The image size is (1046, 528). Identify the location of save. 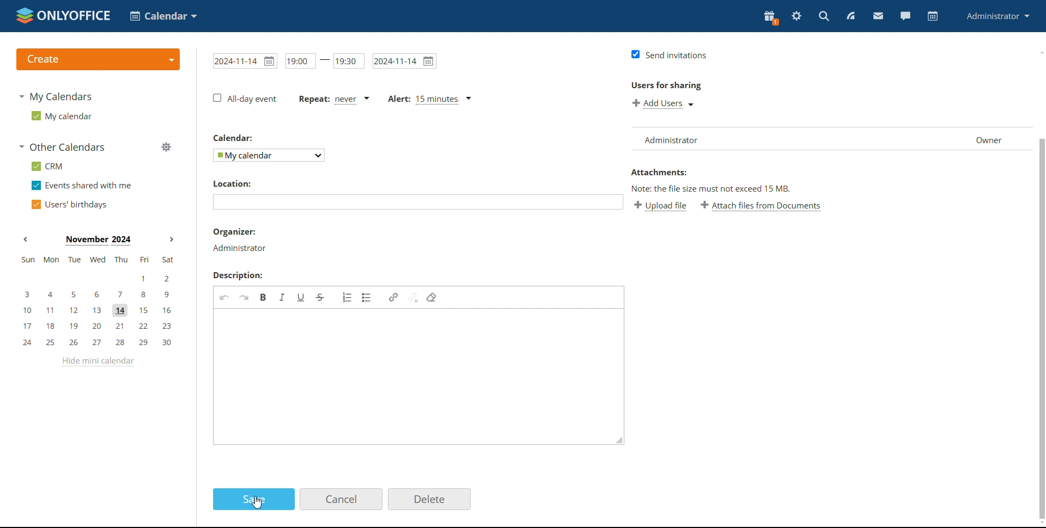
(254, 499).